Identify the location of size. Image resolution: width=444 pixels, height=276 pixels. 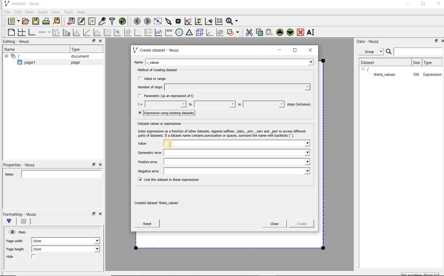
(416, 62).